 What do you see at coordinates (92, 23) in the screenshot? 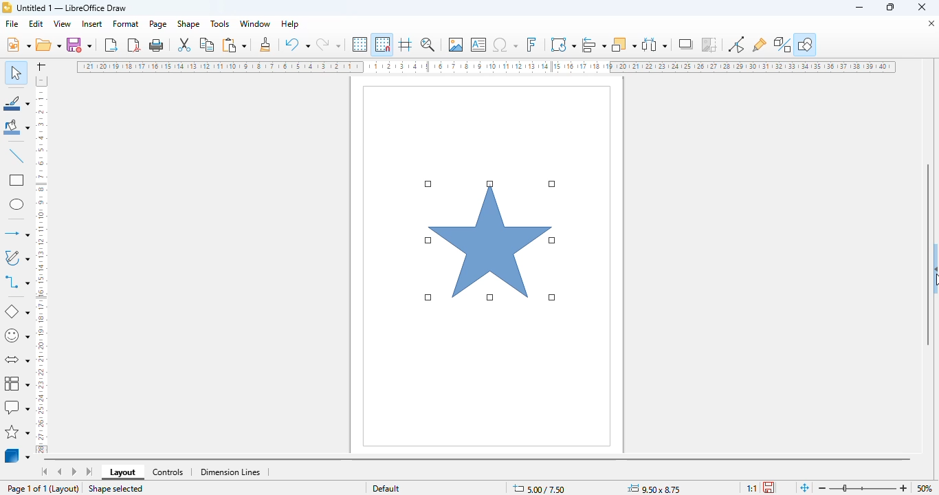
I see `insert` at bounding box center [92, 23].